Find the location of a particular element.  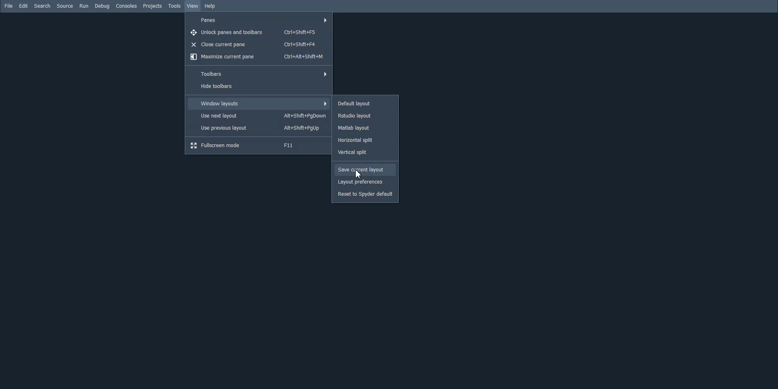

Layout preferences is located at coordinates (365, 182).